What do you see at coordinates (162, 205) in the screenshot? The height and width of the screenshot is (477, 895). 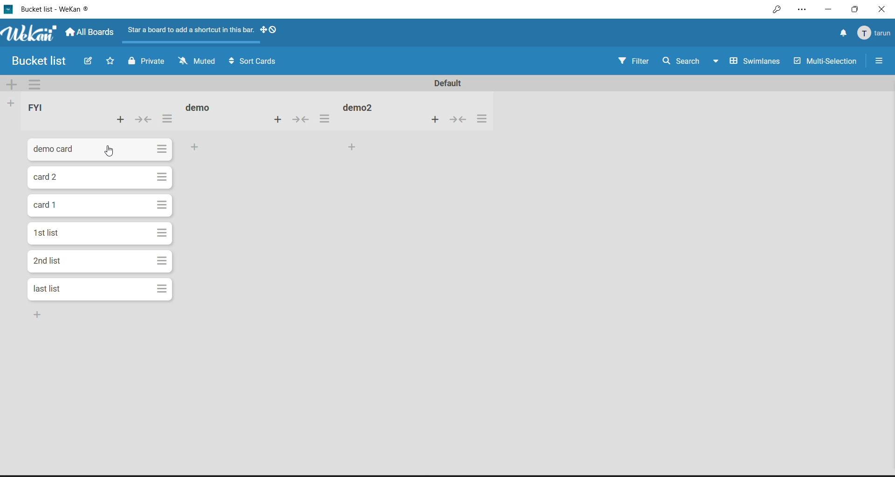 I see `card actions` at bounding box center [162, 205].